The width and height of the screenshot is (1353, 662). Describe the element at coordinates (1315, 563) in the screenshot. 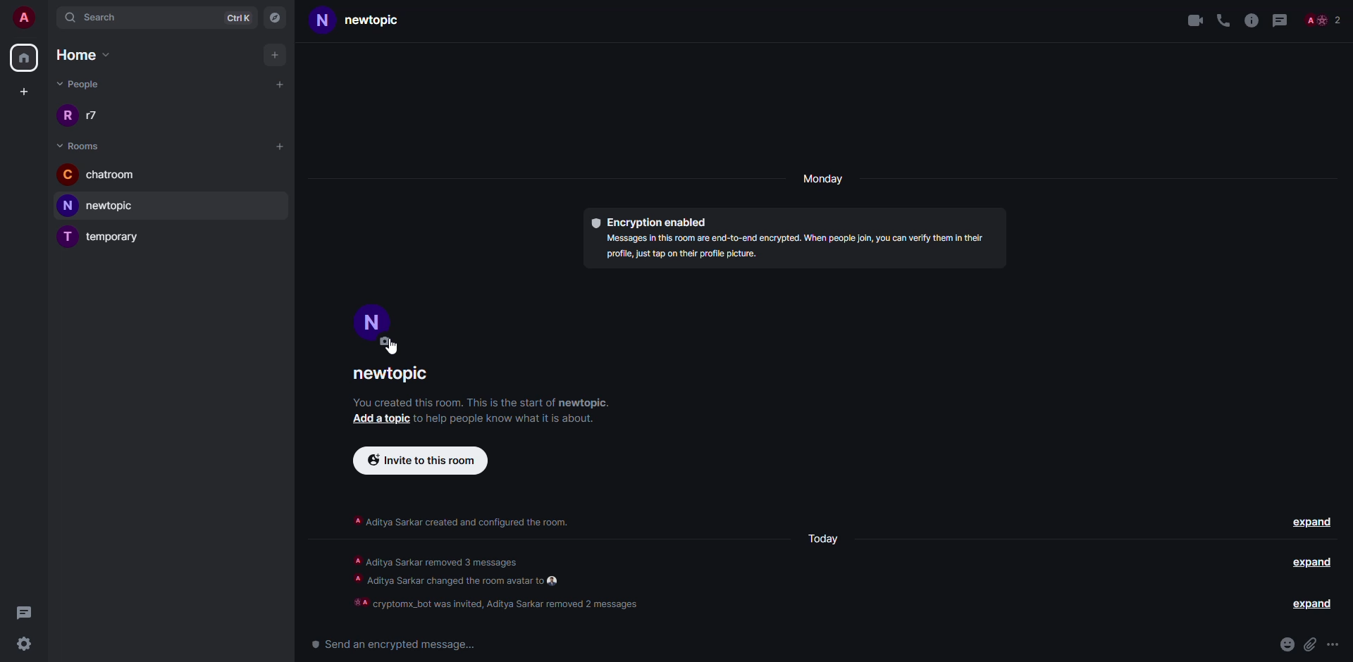

I see `expand` at that location.